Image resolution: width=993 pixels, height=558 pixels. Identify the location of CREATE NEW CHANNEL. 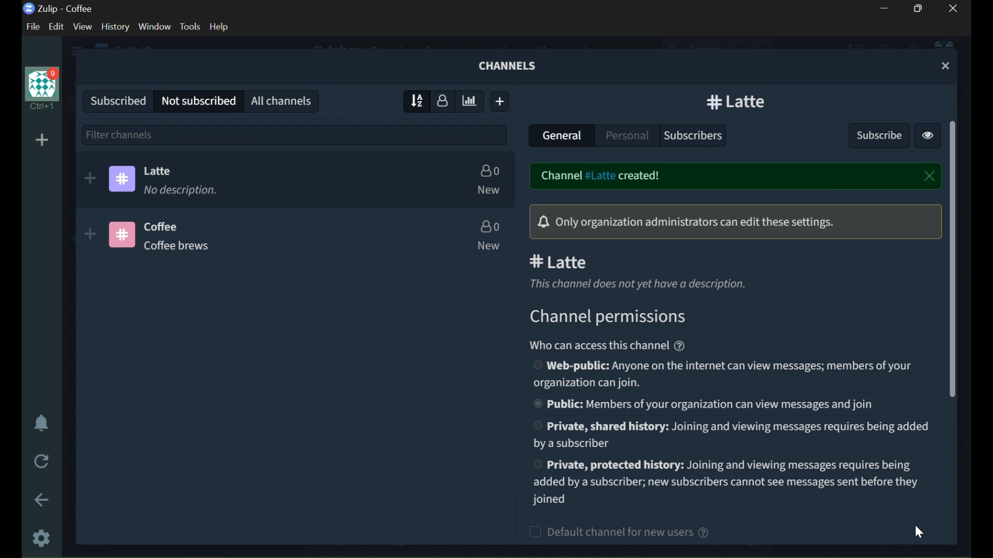
(502, 101).